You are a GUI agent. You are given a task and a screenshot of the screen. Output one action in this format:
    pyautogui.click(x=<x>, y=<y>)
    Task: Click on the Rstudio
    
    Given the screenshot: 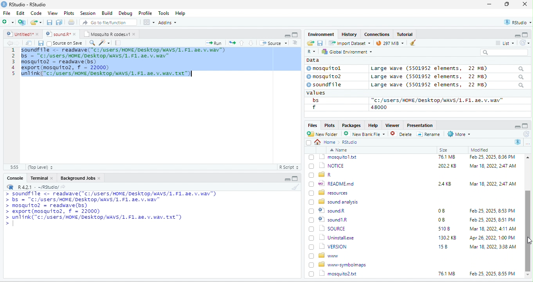 What is the action you would take?
    pyautogui.click(x=350, y=142)
    